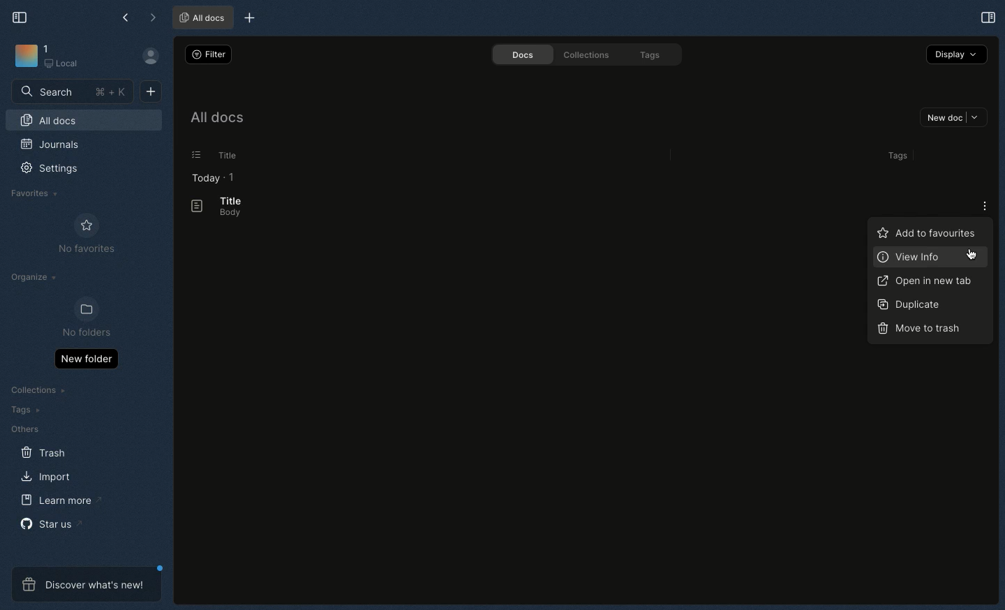 The image size is (1005, 610). What do you see at coordinates (202, 178) in the screenshot?
I see `Today` at bounding box center [202, 178].